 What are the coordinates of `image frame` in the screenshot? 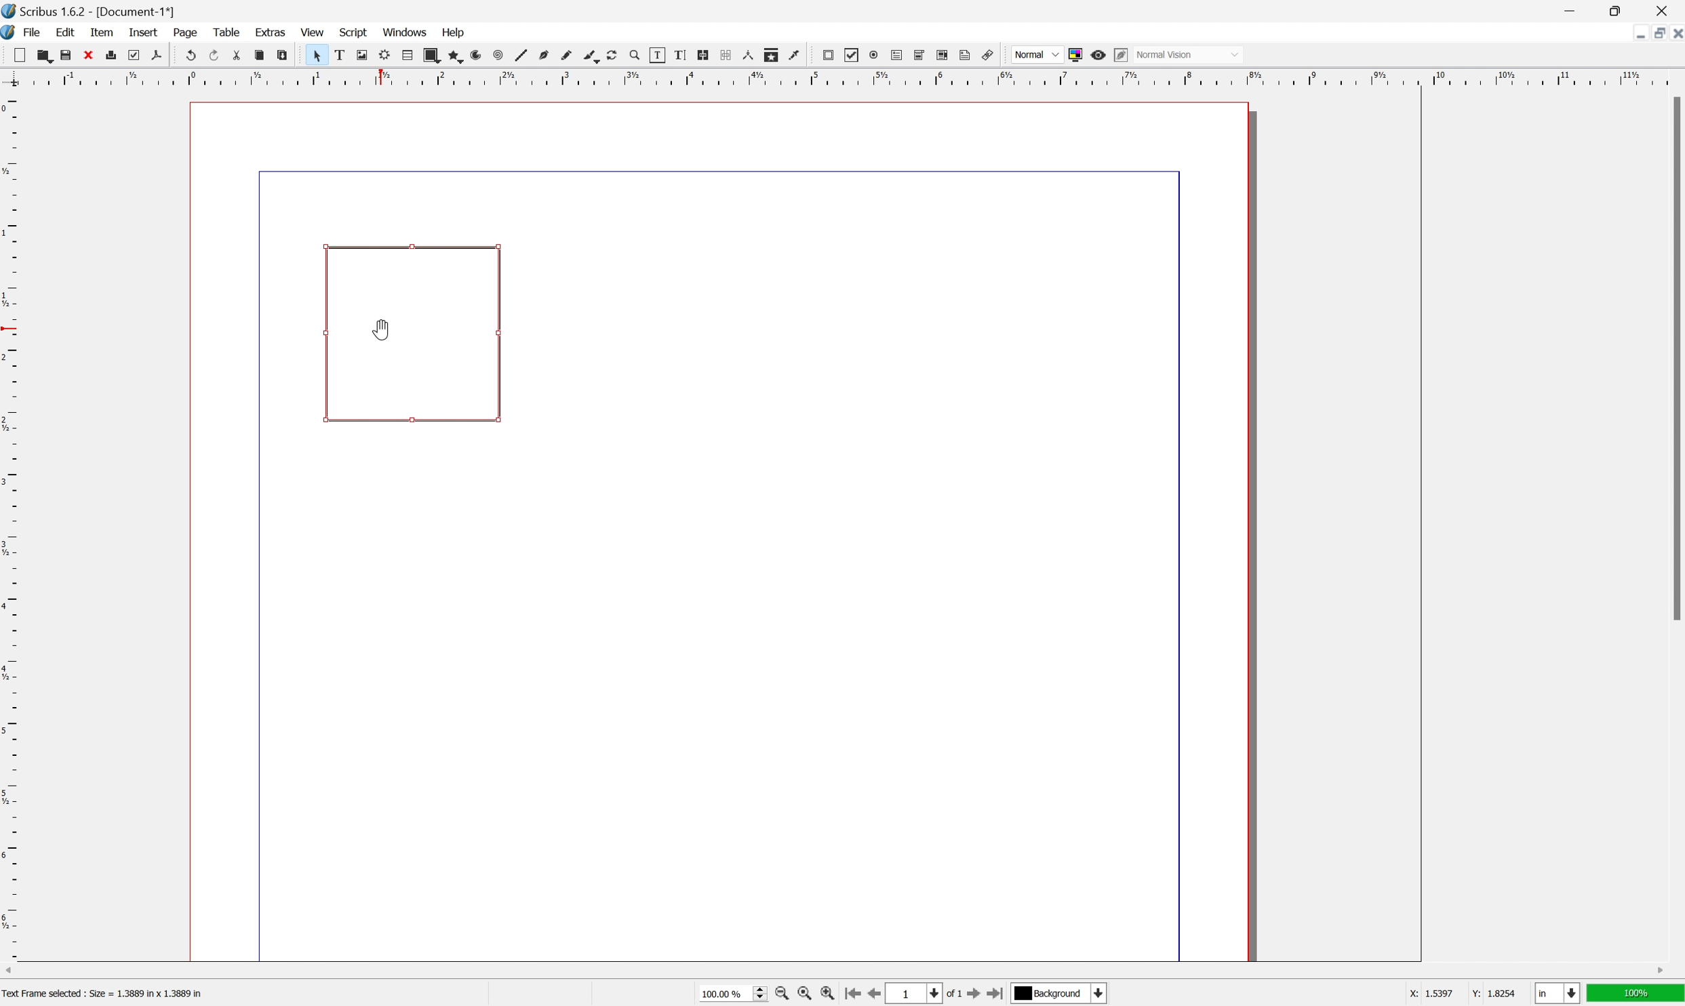 It's located at (361, 55).